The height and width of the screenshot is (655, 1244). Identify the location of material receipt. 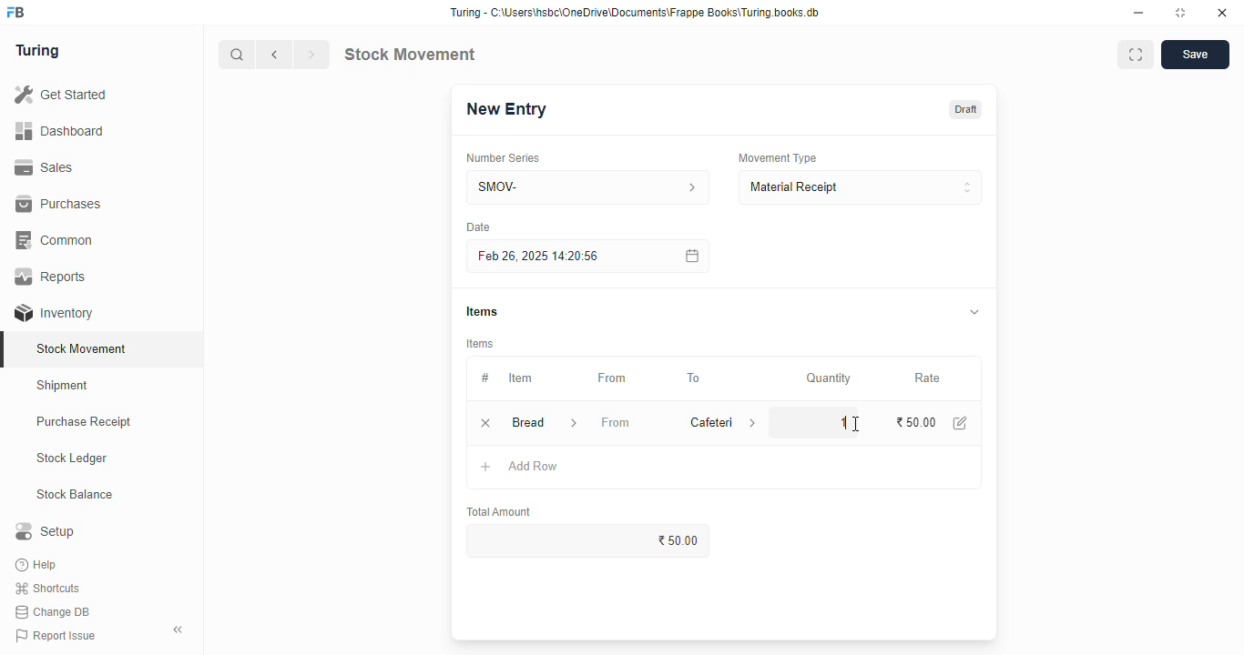
(860, 187).